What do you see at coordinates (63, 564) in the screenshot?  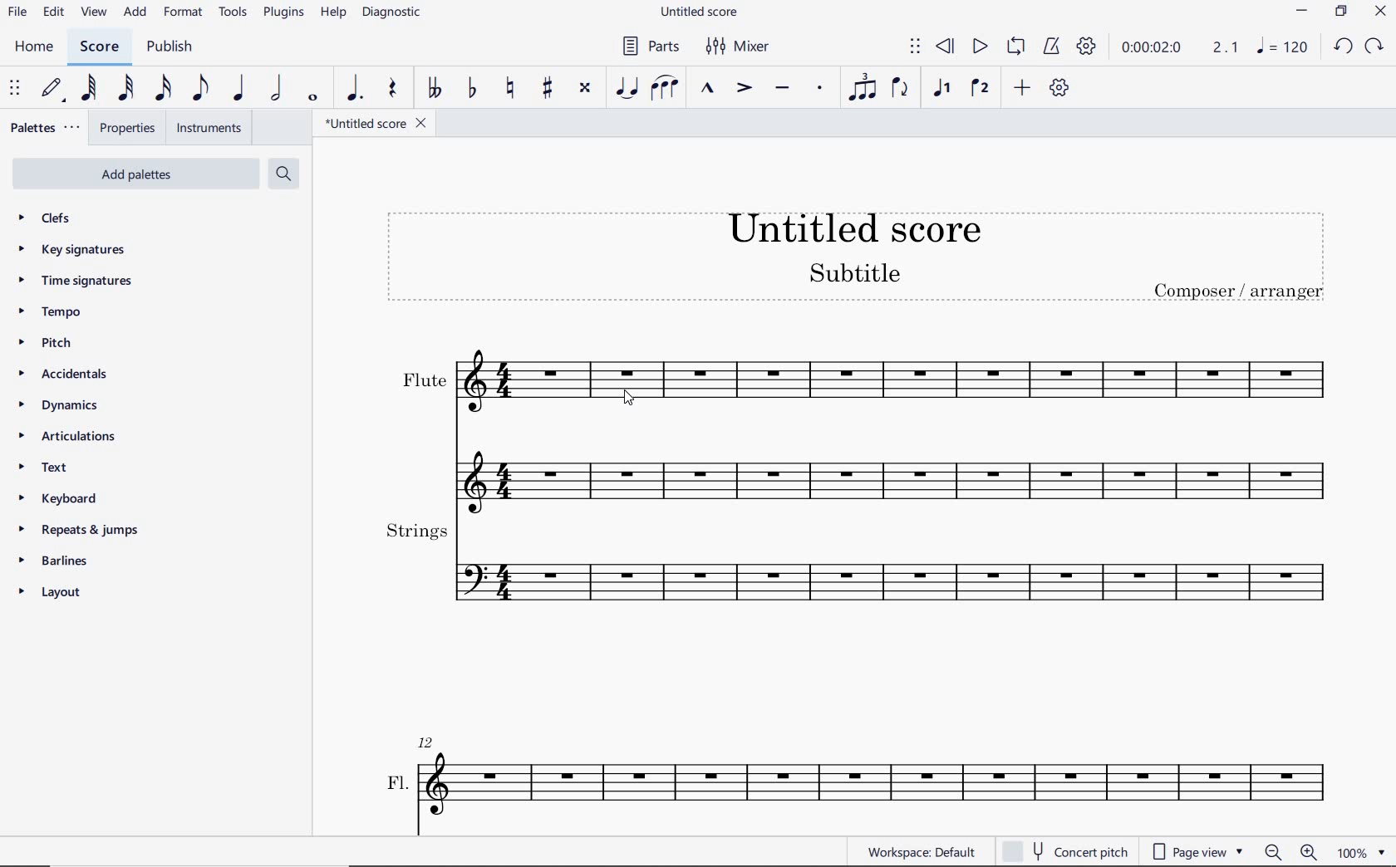 I see `barlines` at bounding box center [63, 564].